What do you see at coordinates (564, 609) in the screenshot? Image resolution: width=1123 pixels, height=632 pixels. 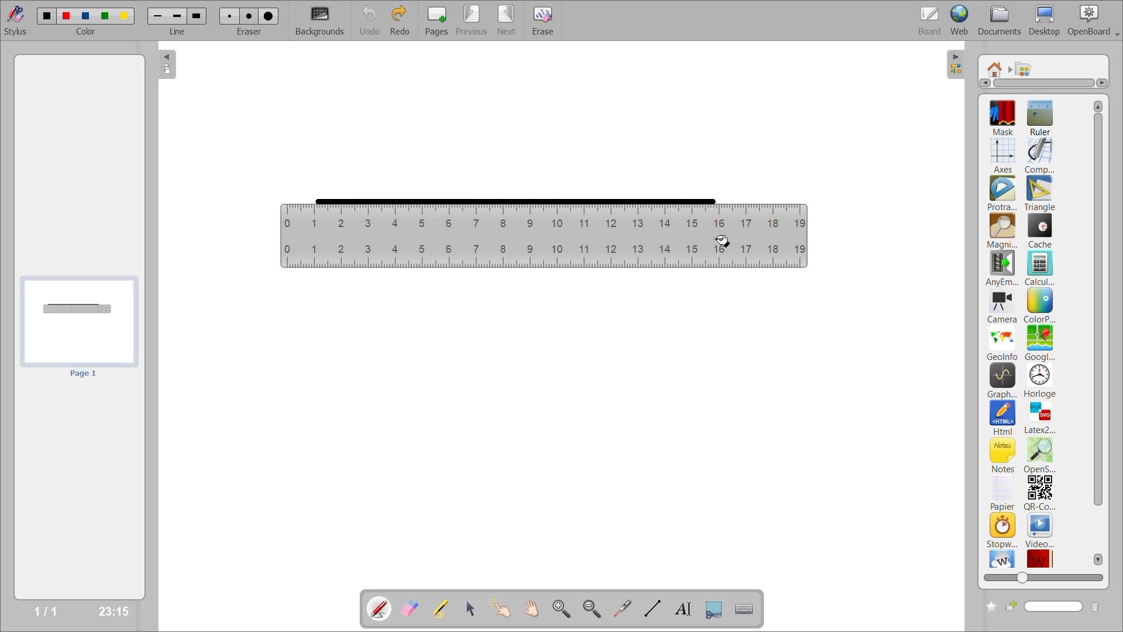 I see `zoom in` at bounding box center [564, 609].